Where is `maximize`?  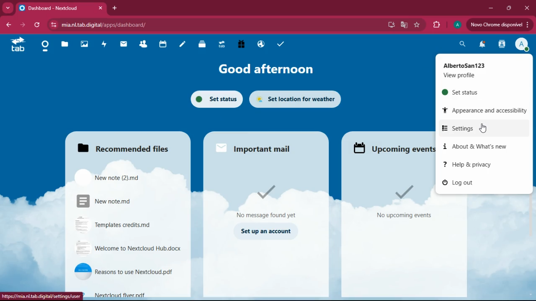 maximize is located at coordinates (508, 8).